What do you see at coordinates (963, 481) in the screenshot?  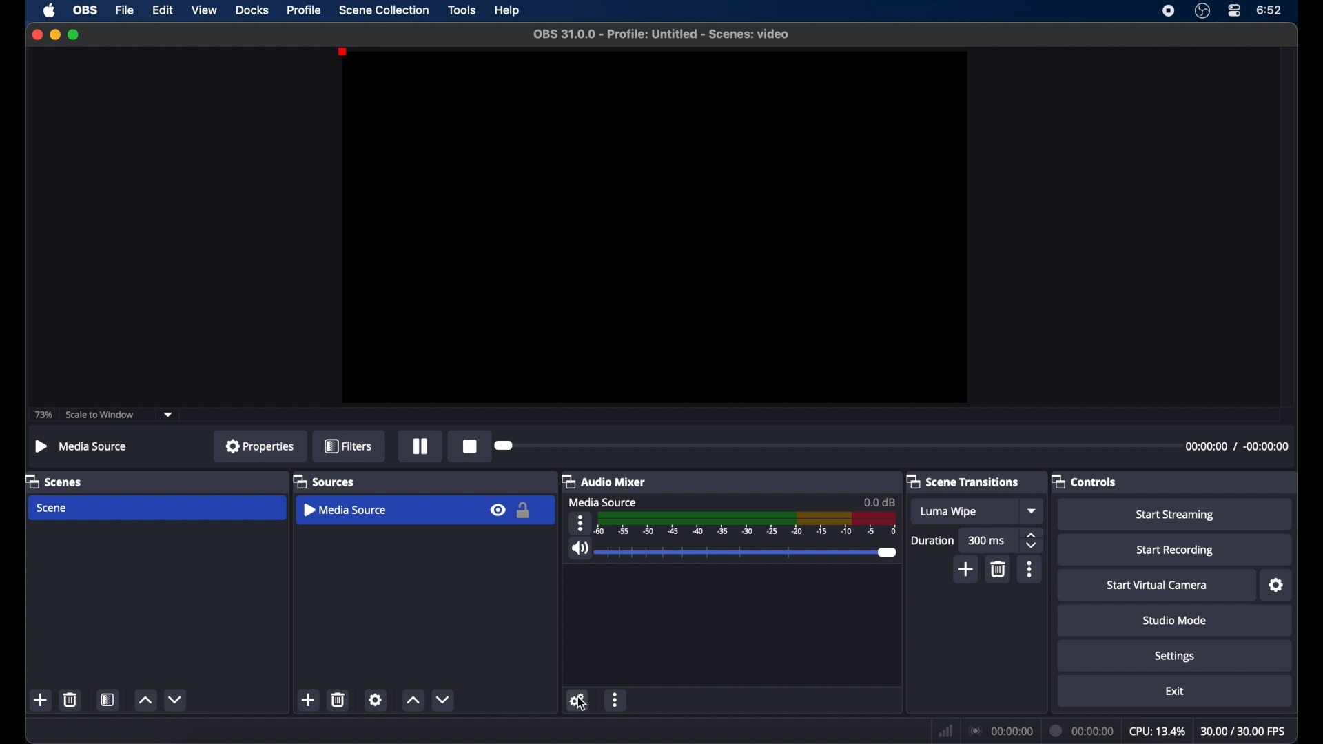 I see `scene transitions` at bounding box center [963, 481].